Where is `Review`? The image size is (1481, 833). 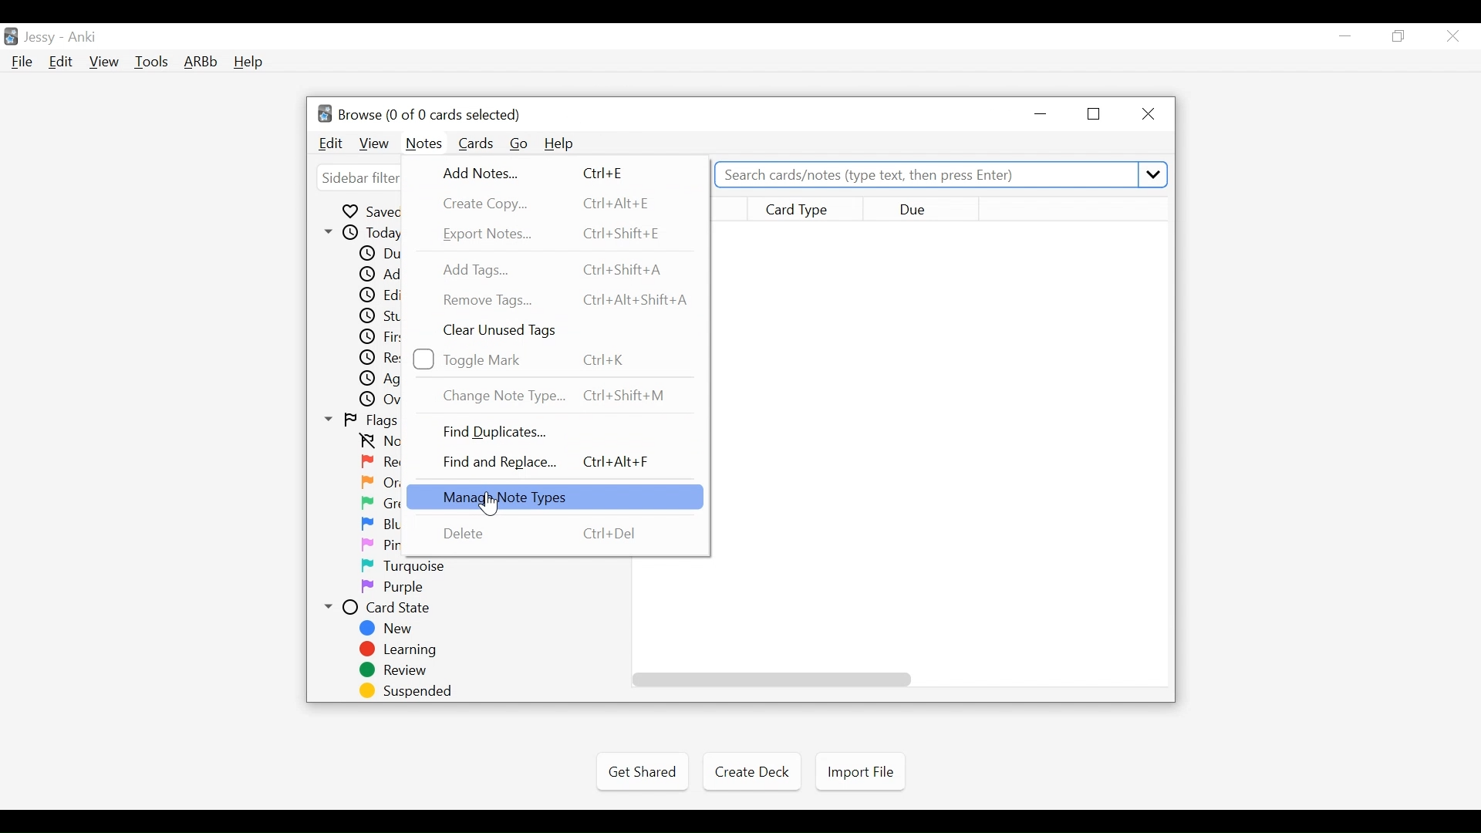 Review is located at coordinates (401, 670).